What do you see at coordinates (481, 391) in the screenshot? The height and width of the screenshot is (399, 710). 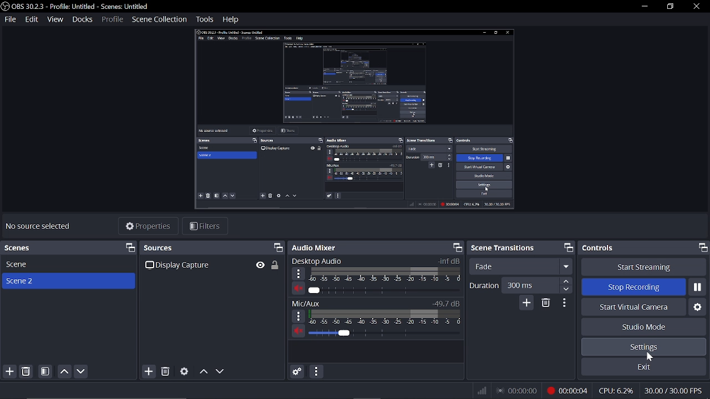 I see `network` at bounding box center [481, 391].